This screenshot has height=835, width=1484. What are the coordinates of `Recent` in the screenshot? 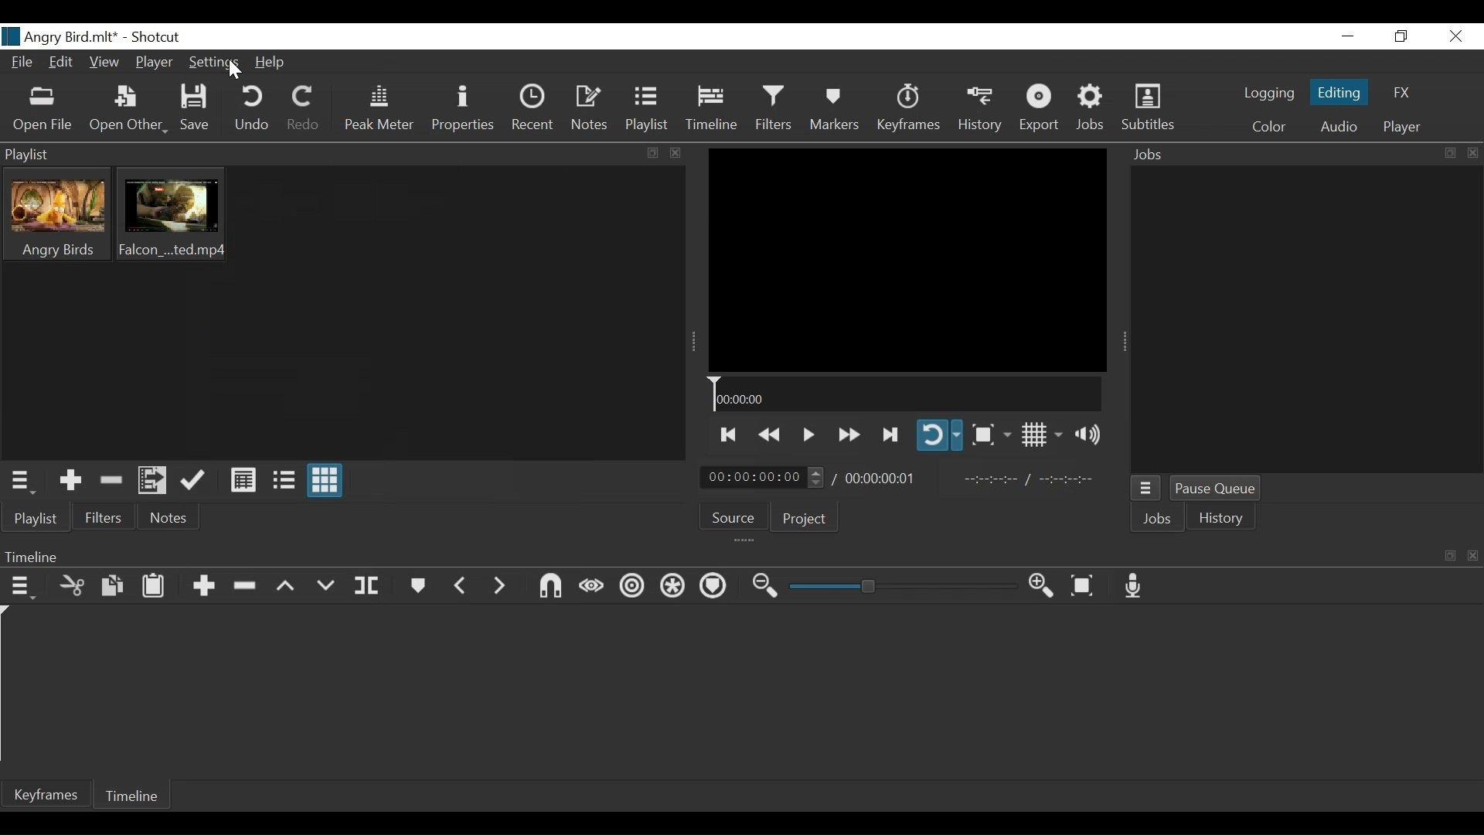 It's located at (532, 111).